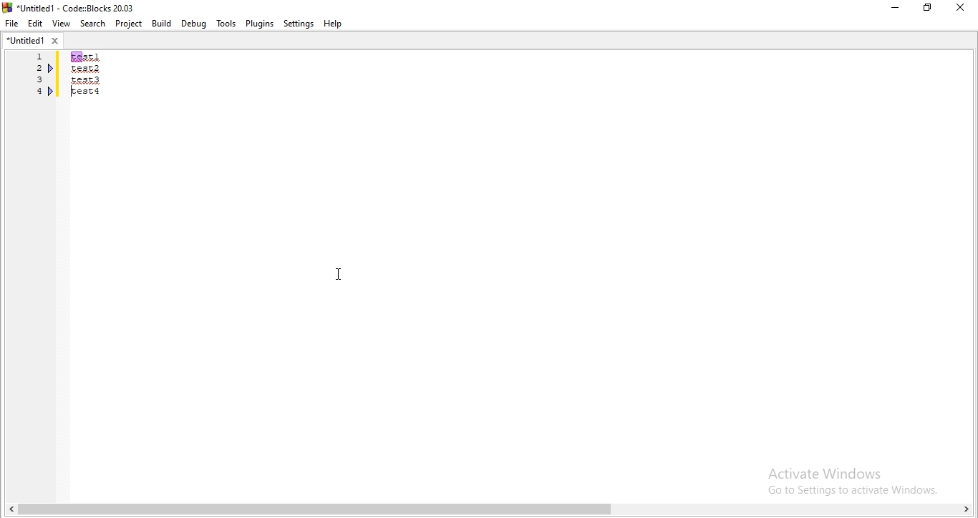  I want to click on Debugger Point, so click(52, 93).